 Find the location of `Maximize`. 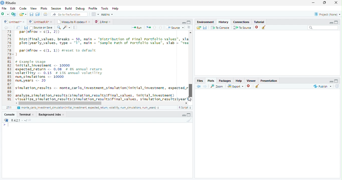

Maximize is located at coordinates (326, 3).